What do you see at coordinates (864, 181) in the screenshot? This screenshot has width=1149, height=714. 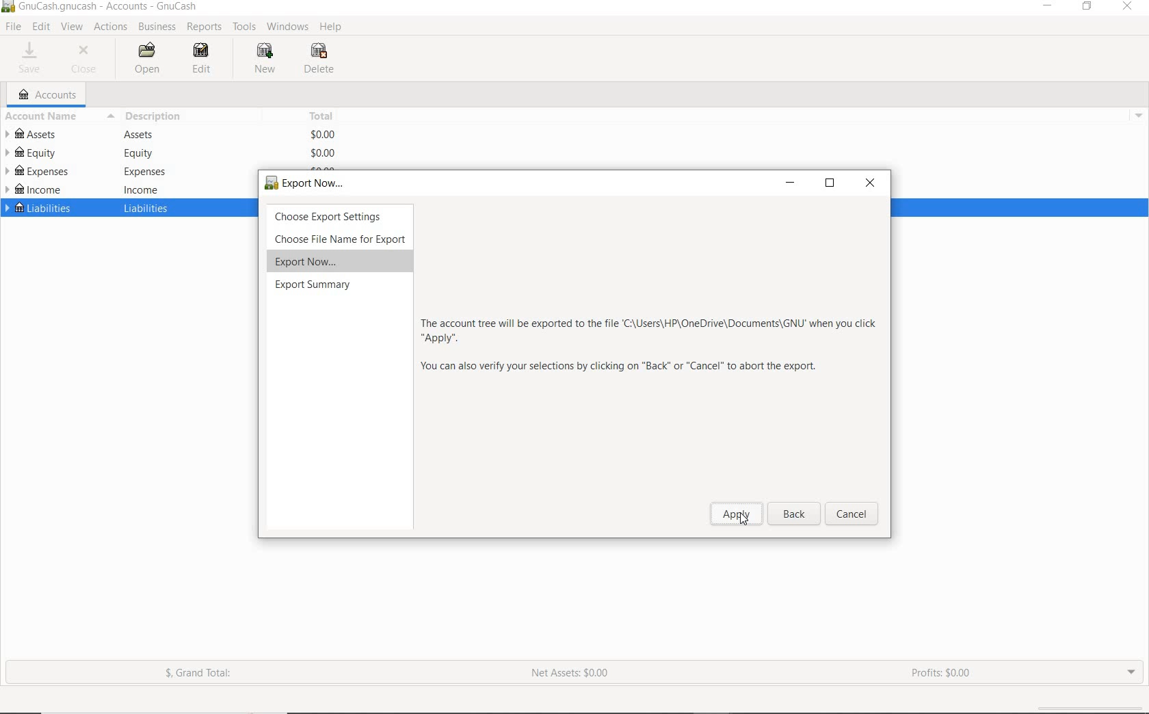 I see `close` at bounding box center [864, 181].